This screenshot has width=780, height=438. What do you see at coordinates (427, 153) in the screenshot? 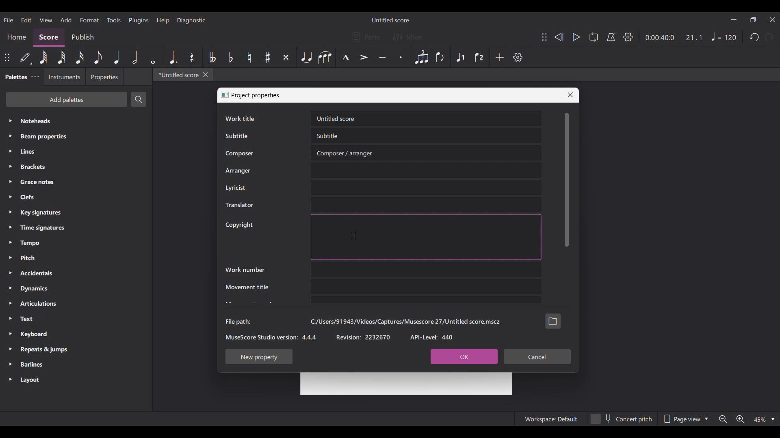
I see `Text box for Composer` at bounding box center [427, 153].